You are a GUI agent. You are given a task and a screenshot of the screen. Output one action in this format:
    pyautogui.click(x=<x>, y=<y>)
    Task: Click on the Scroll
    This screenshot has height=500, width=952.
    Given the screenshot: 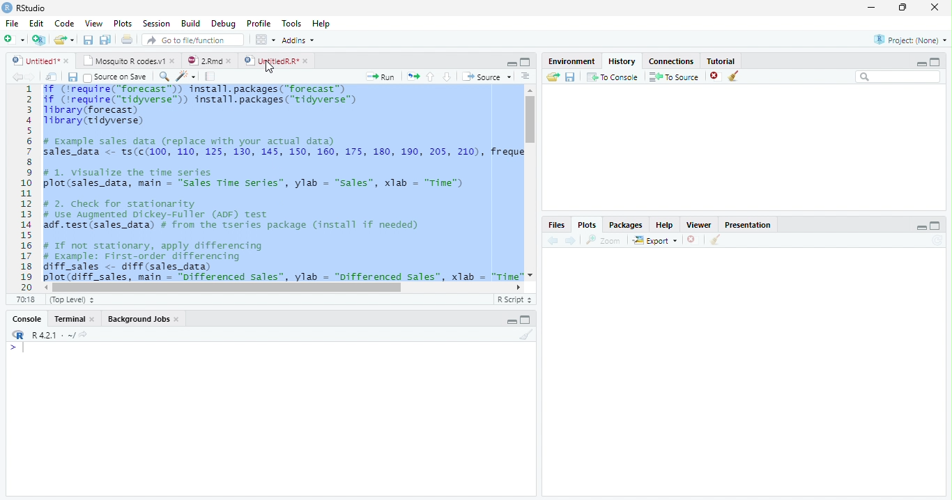 What is the action you would take?
    pyautogui.click(x=282, y=288)
    